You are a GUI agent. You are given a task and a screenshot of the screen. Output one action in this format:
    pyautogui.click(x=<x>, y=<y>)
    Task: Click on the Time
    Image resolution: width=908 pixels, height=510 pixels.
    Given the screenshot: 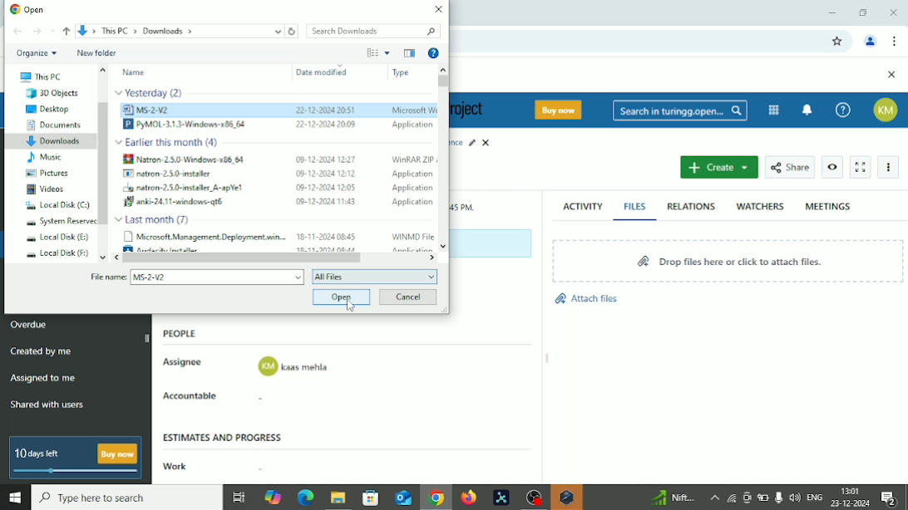 What is the action you would take?
    pyautogui.click(x=851, y=489)
    